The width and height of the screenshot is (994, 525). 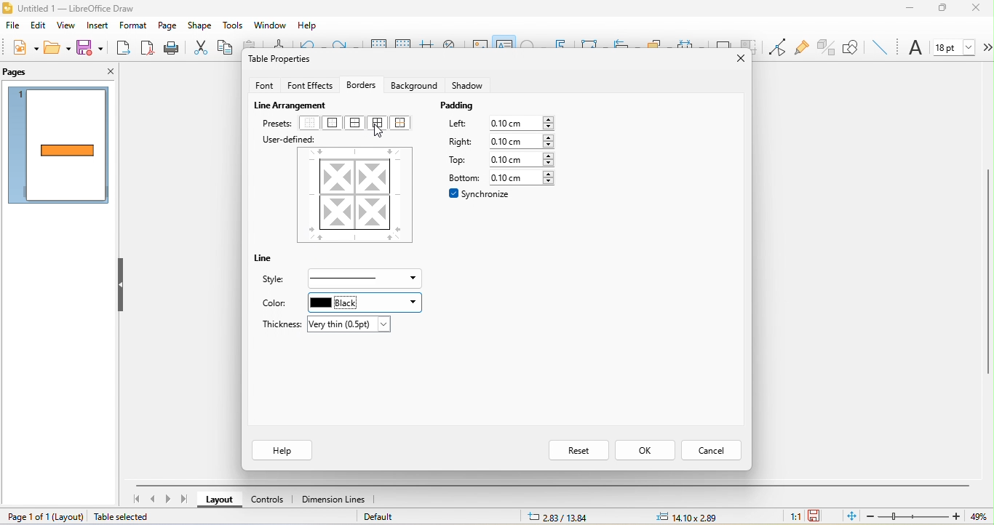 What do you see at coordinates (335, 124) in the screenshot?
I see `outer border only` at bounding box center [335, 124].